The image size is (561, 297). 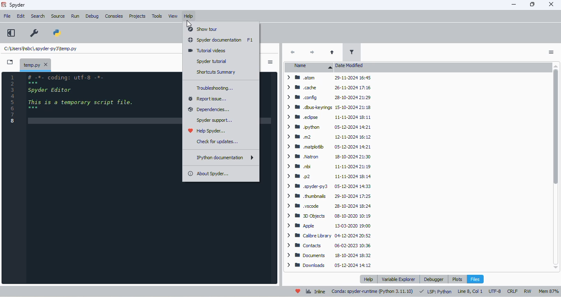 I want to click on temporary file, so click(x=30, y=65).